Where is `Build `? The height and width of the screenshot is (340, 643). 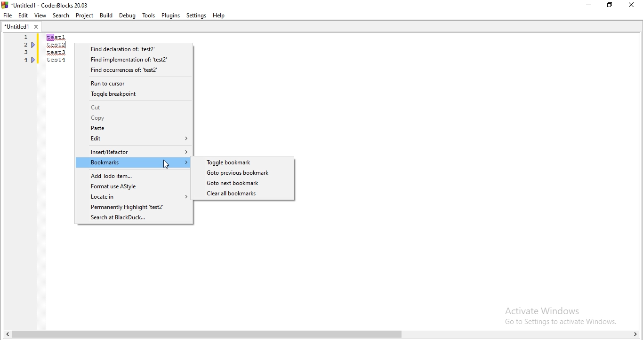
Build  is located at coordinates (105, 15).